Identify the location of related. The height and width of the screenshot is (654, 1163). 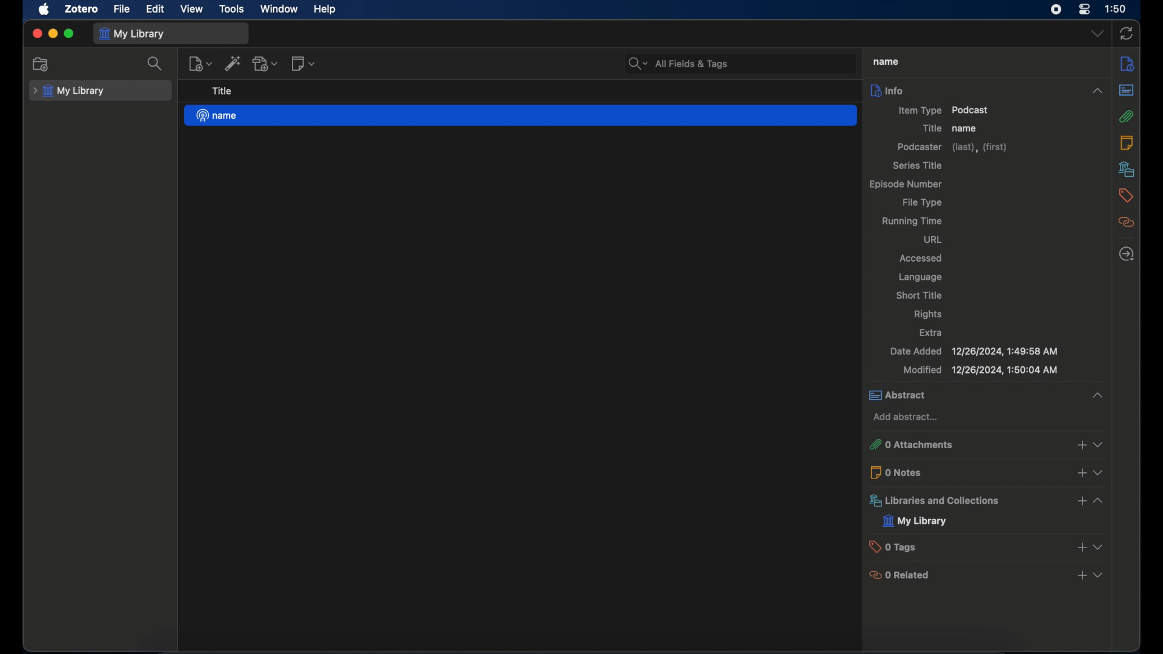
(1127, 223).